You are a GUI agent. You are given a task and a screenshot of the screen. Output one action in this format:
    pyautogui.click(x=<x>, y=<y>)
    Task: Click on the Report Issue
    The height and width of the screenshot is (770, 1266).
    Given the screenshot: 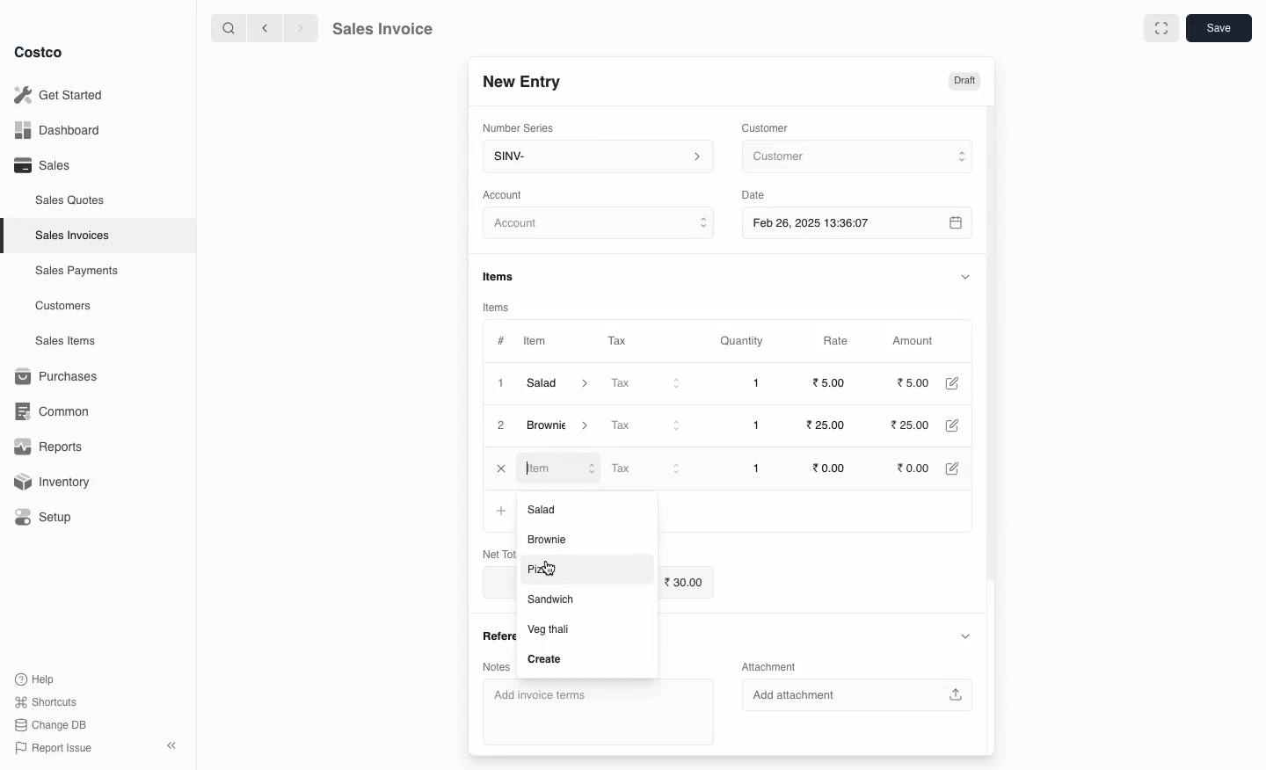 What is the action you would take?
    pyautogui.click(x=50, y=748)
    